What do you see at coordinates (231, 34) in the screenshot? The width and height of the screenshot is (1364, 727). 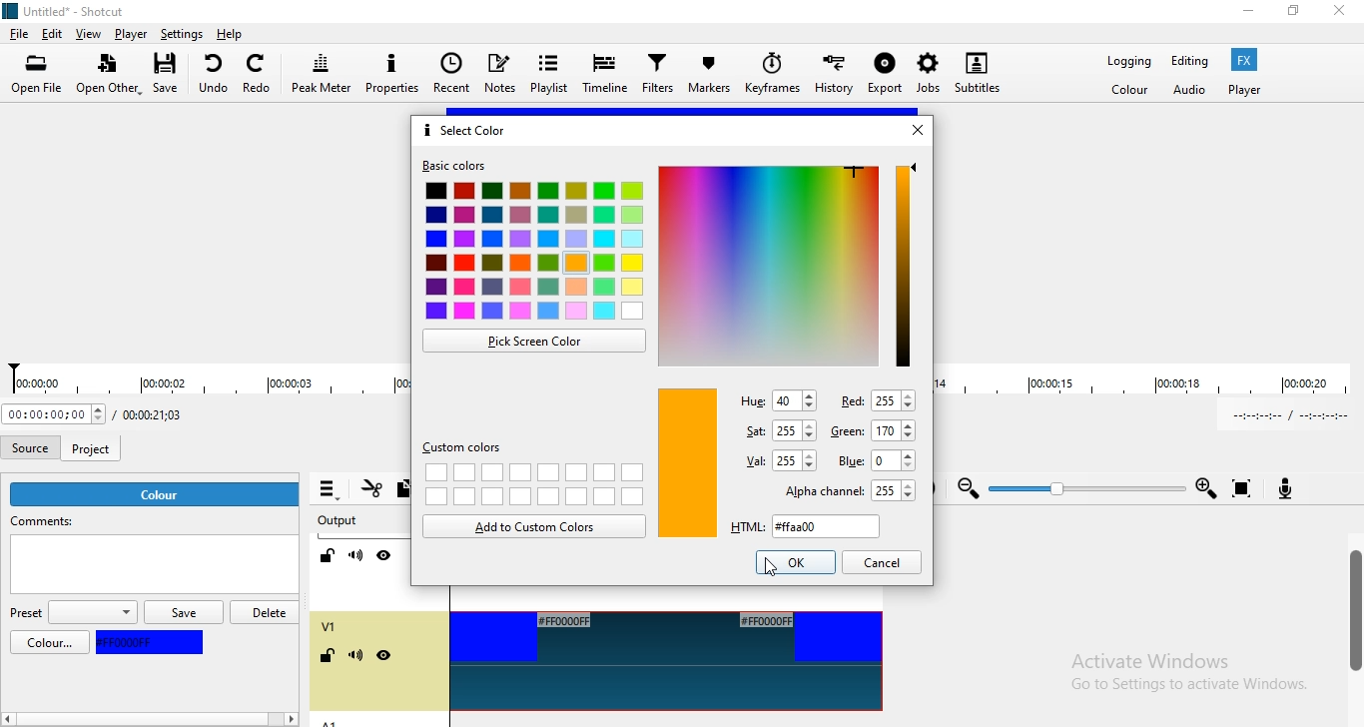 I see `help` at bounding box center [231, 34].